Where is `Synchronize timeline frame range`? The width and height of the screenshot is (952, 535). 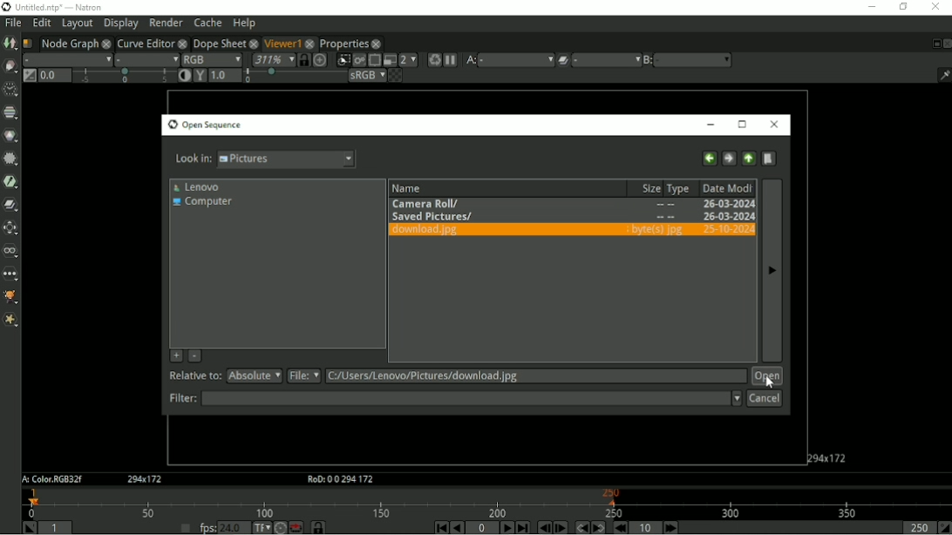 Synchronize timeline frame range is located at coordinates (317, 527).